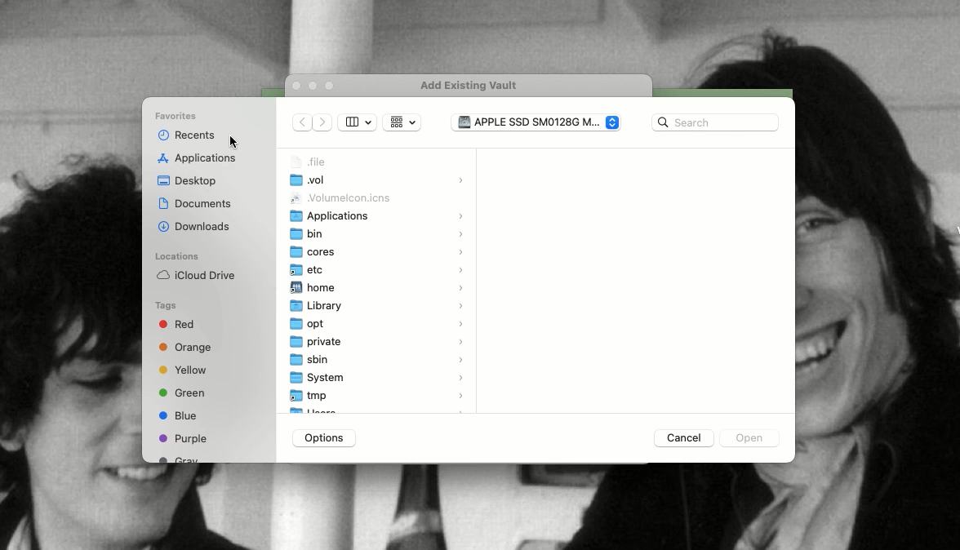  I want to click on .vol, so click(377, 181).